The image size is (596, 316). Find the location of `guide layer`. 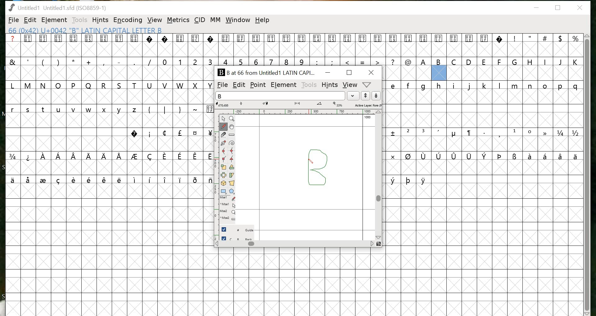

guide layer is located at coordinates (238, 228).